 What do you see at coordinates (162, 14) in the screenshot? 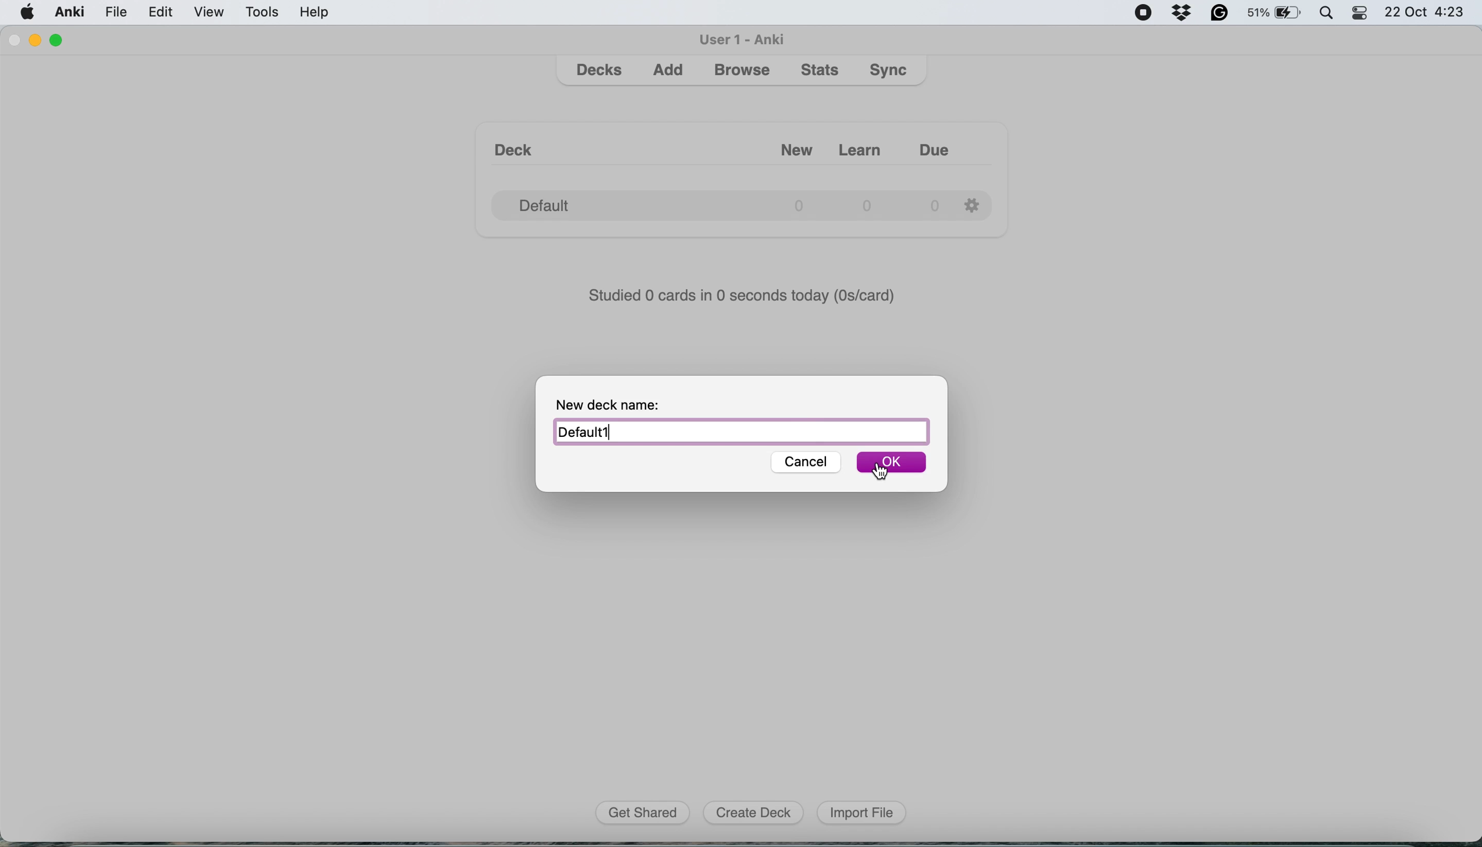
I see `edit` at bounding box center [162, 14].